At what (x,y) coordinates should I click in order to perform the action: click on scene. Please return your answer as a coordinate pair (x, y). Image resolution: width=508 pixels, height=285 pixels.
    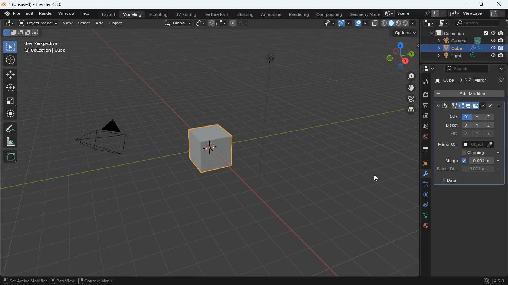
    Looking at the image, I should click on (414, 13).